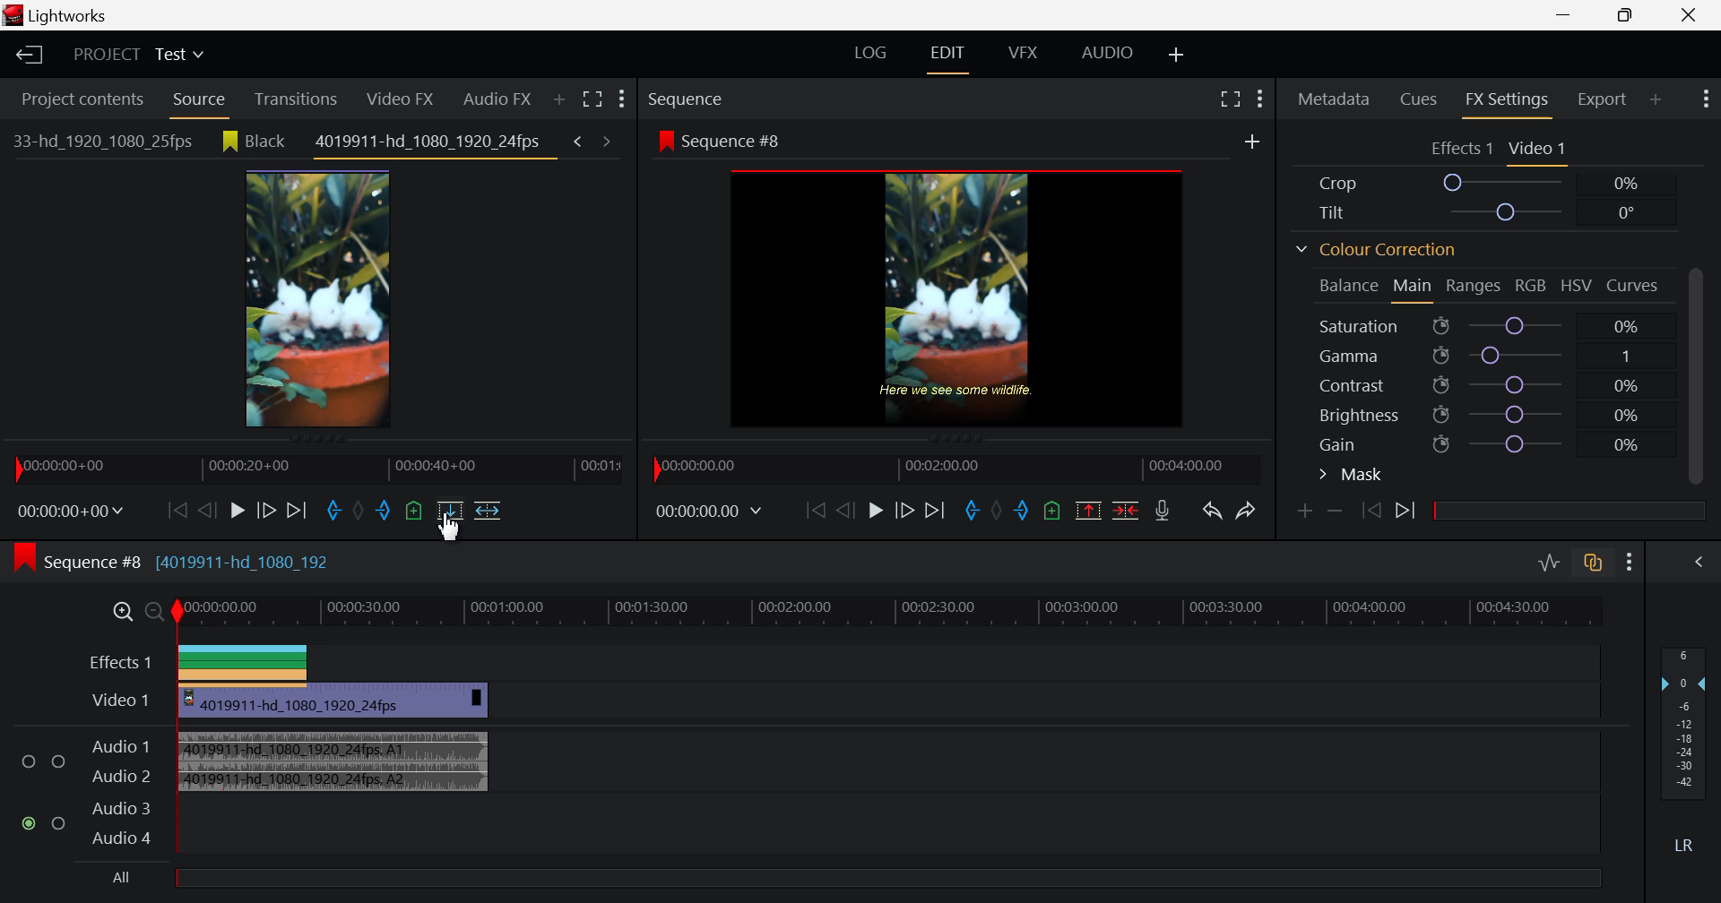  What do you see at coordinates (1687, 16) in the screenshot?
I see `Close` at bounding box center [1687, 16].